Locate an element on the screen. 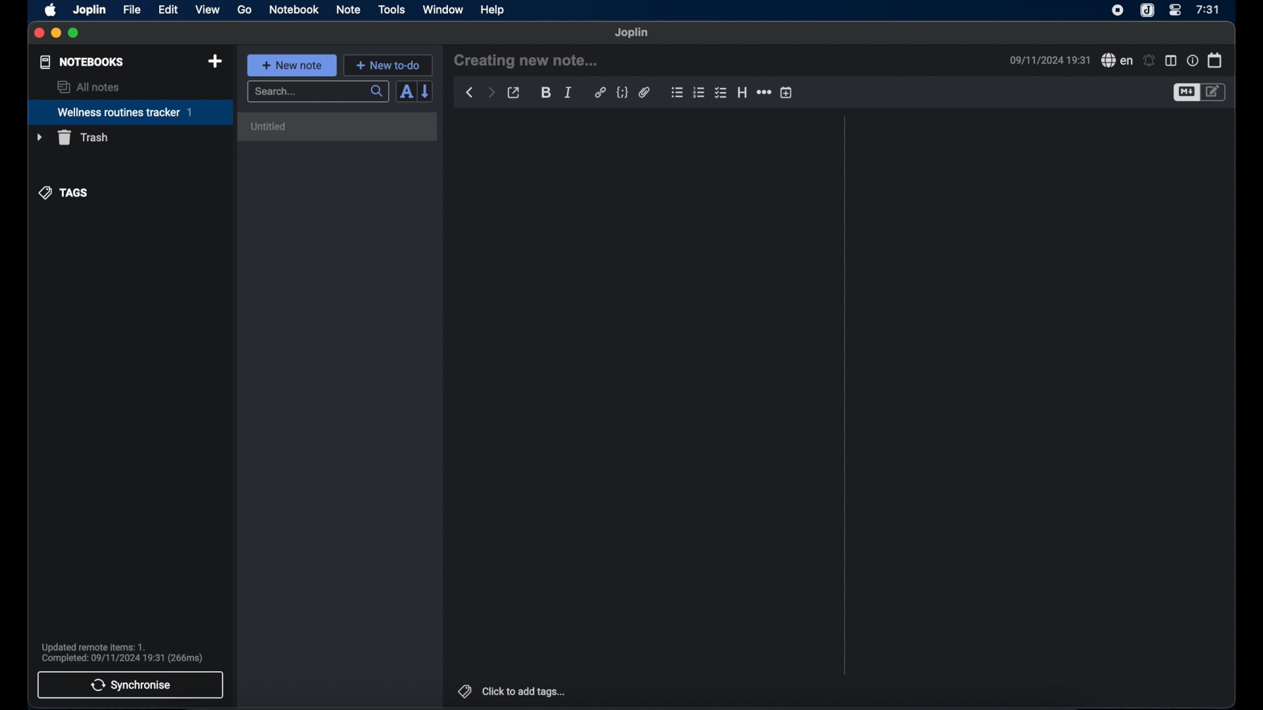 This screenshot has width=1263, height=710. tools is located at coordinates (392, 10).